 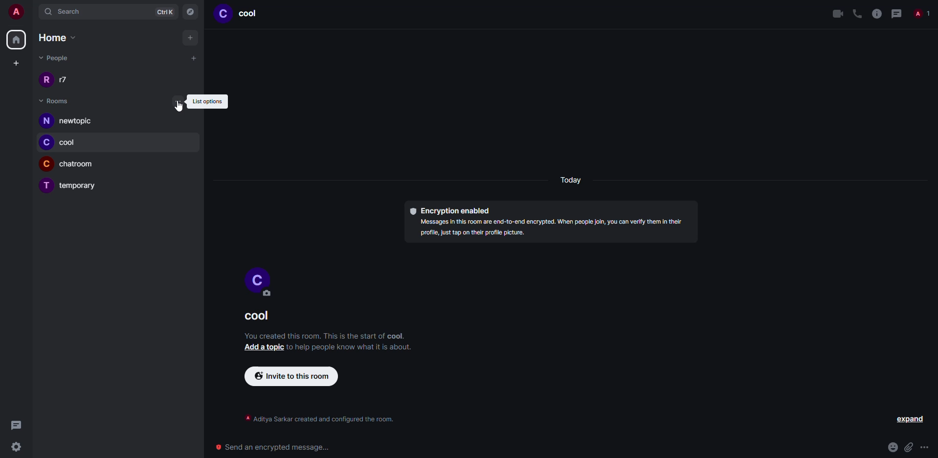 I want to click on temporary, so click(x=81, y=188).